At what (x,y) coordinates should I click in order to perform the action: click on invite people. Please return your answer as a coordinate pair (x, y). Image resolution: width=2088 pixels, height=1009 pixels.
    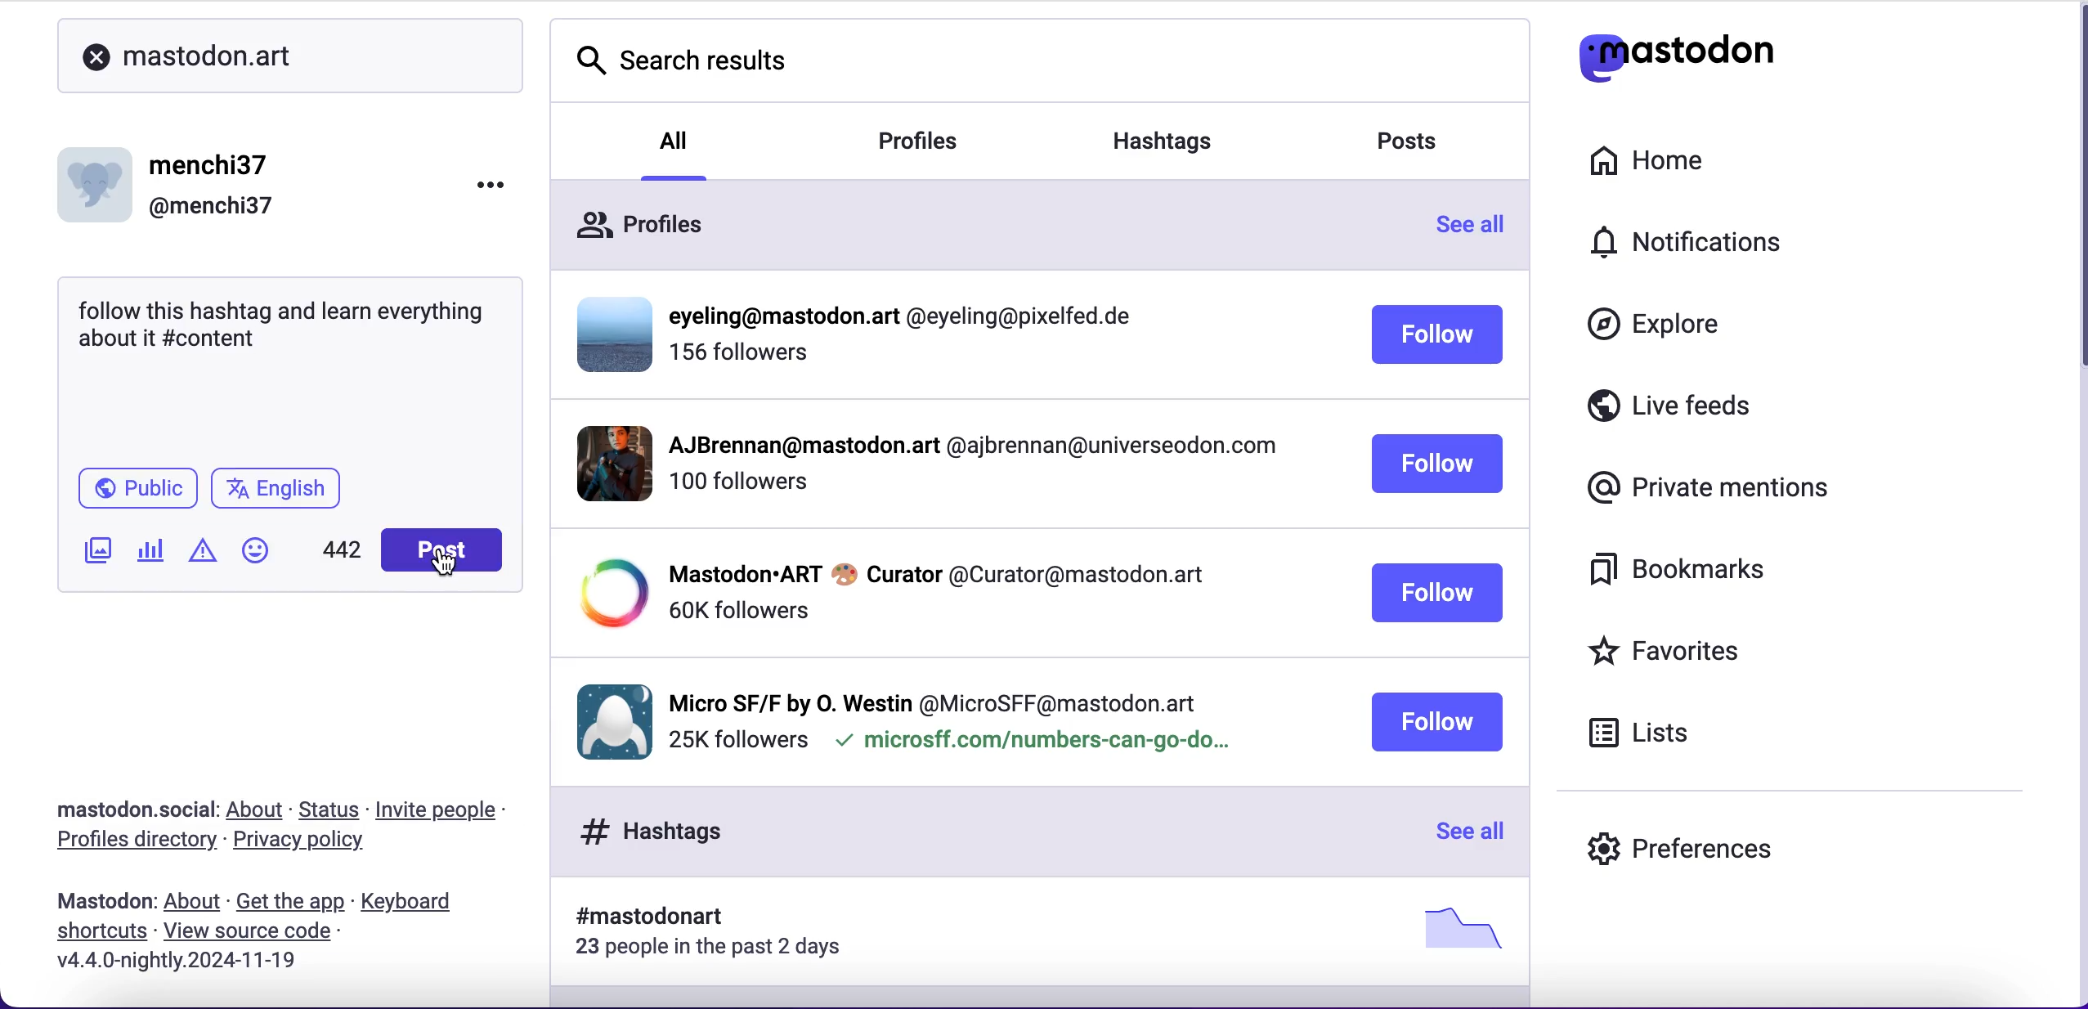
    Looking at the image, I should click on (453, 809).